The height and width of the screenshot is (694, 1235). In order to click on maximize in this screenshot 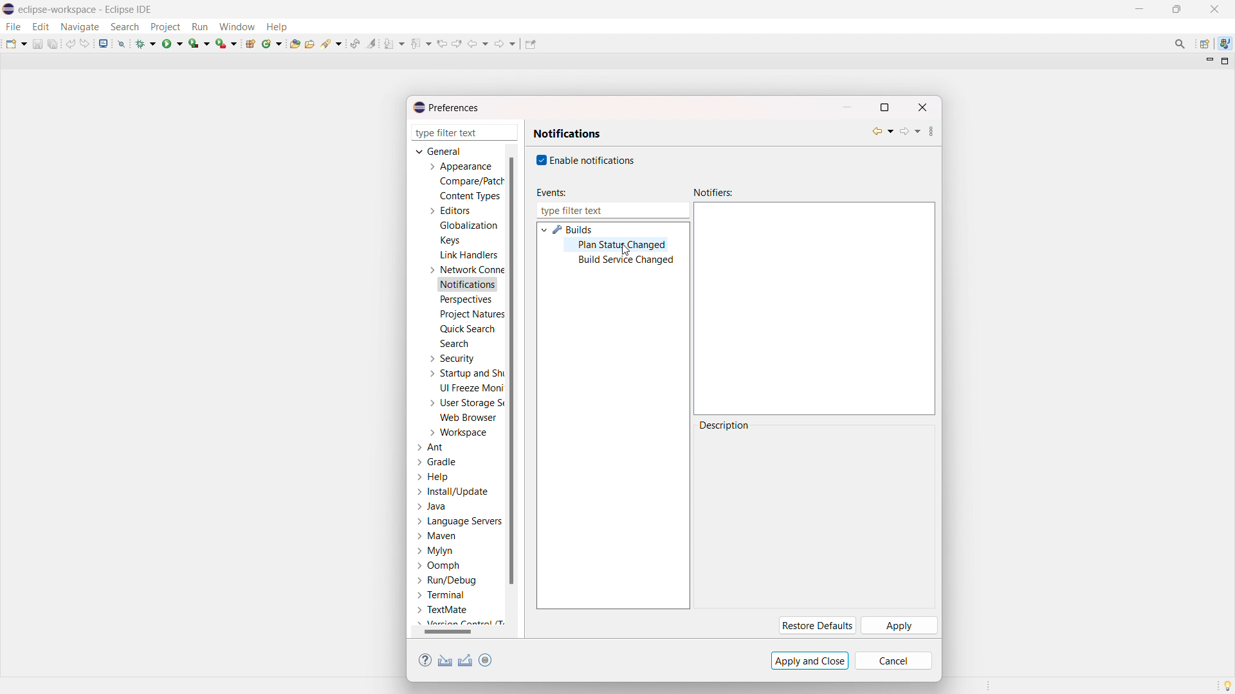, I will do `click(1176, 10)`.